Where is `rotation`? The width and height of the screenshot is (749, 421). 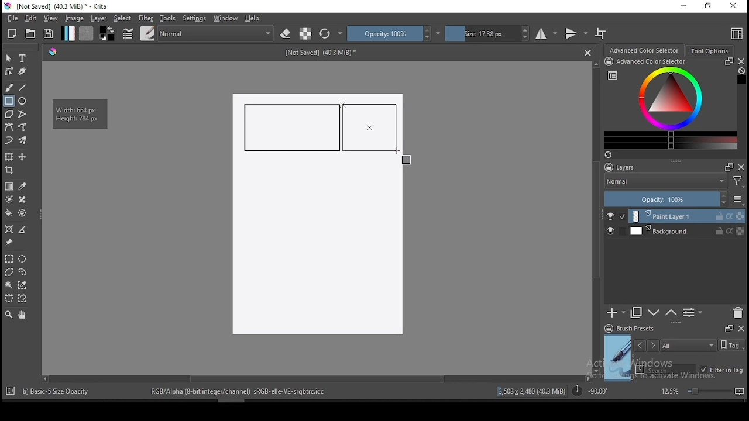
rotation is located at coordinates (590, 390).